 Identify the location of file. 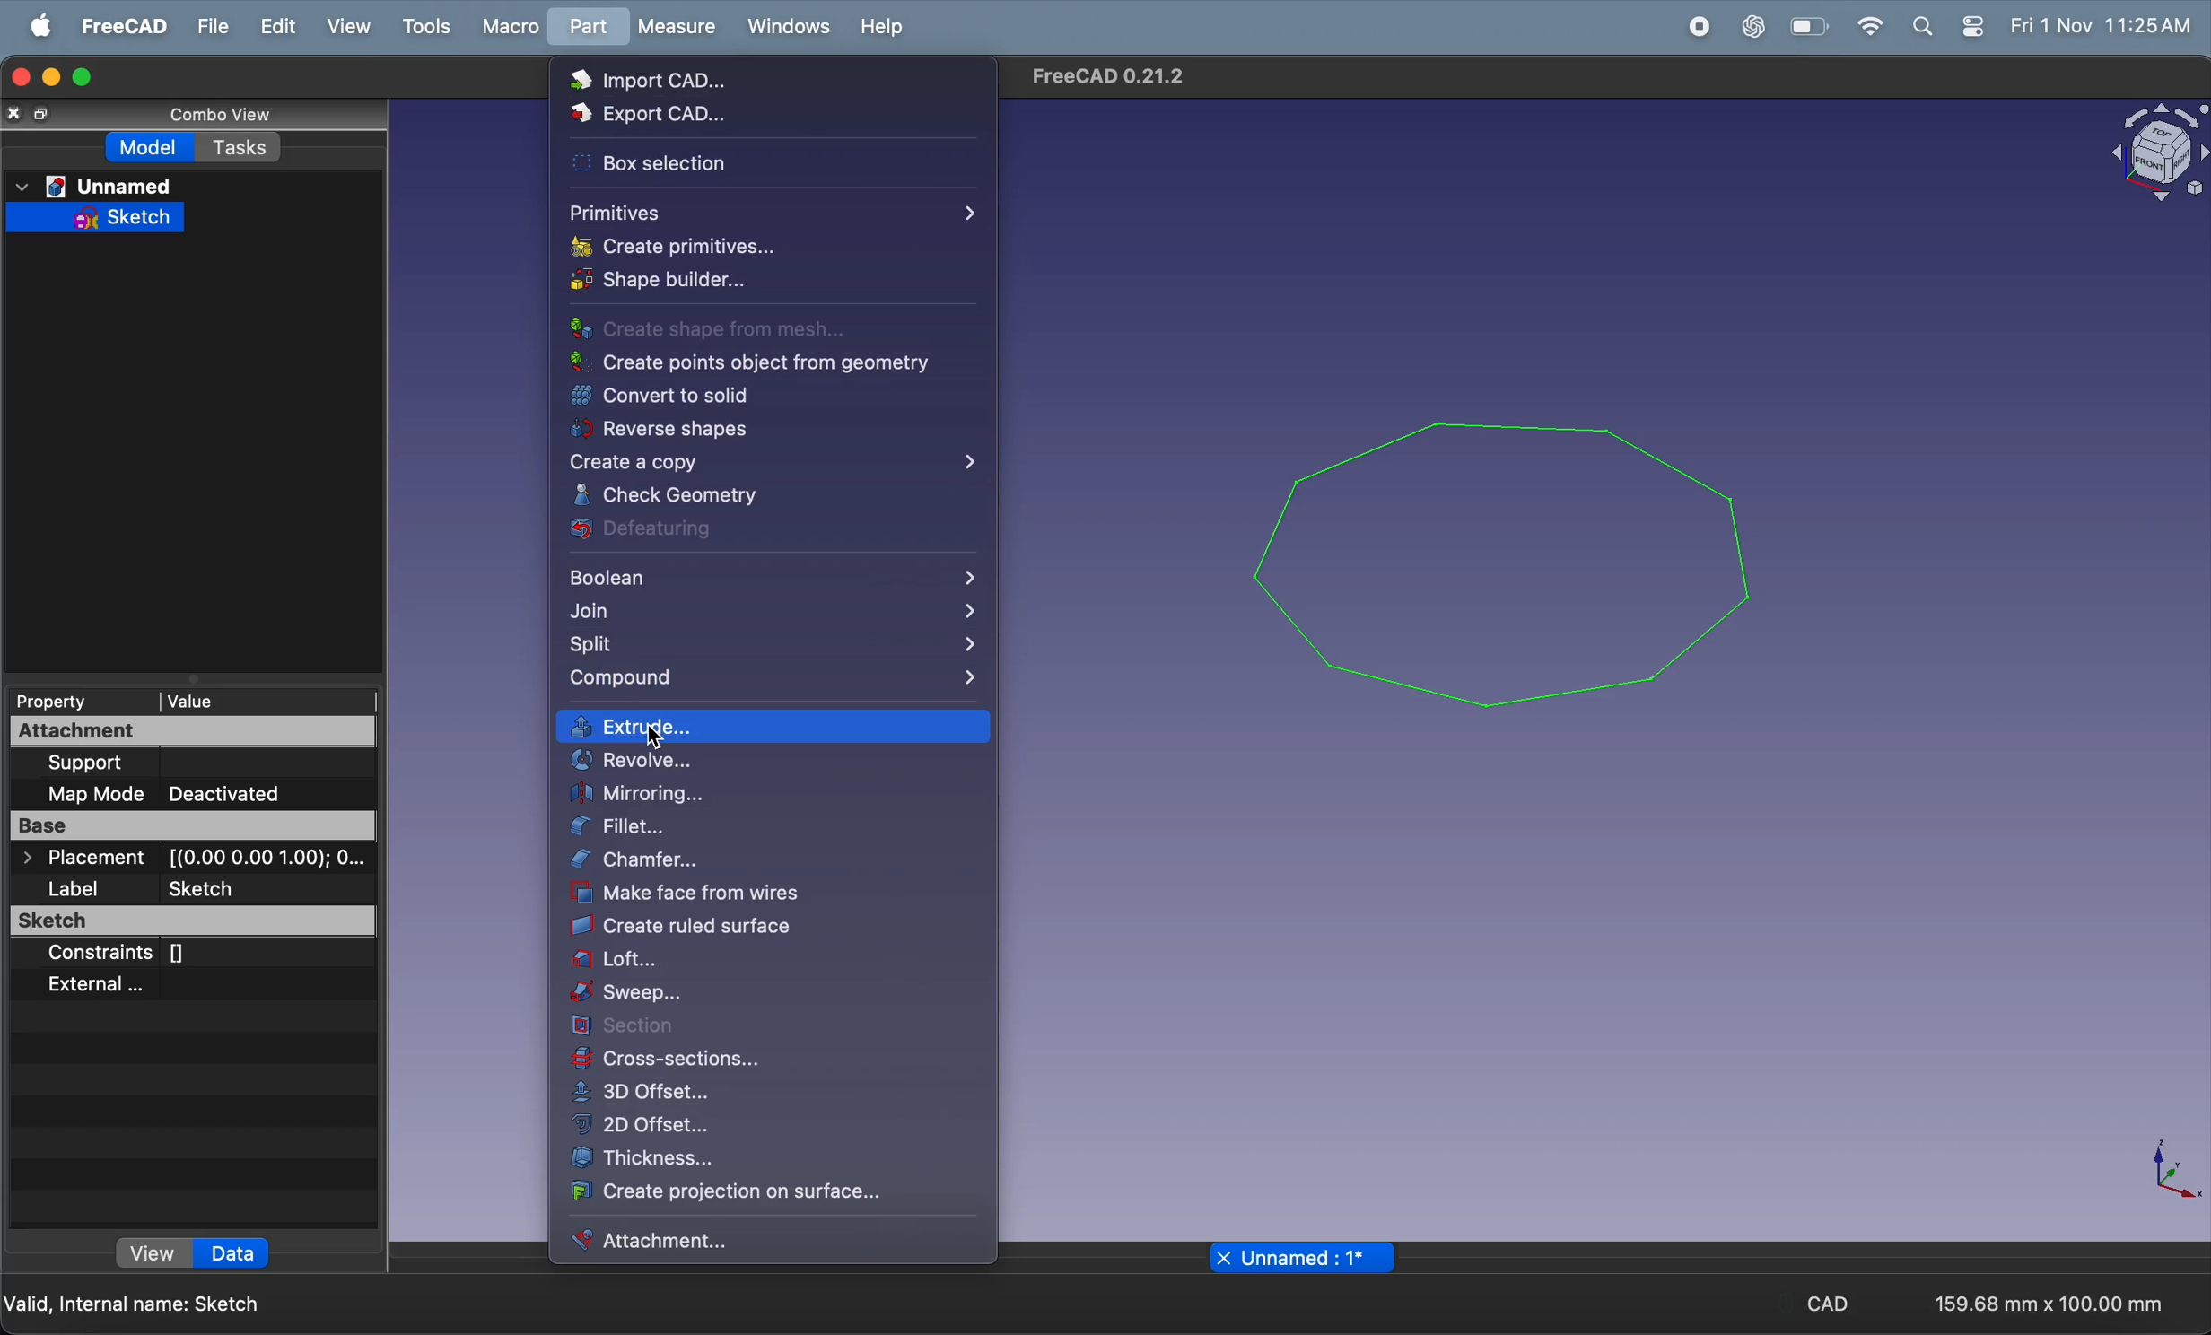
(205, 28).